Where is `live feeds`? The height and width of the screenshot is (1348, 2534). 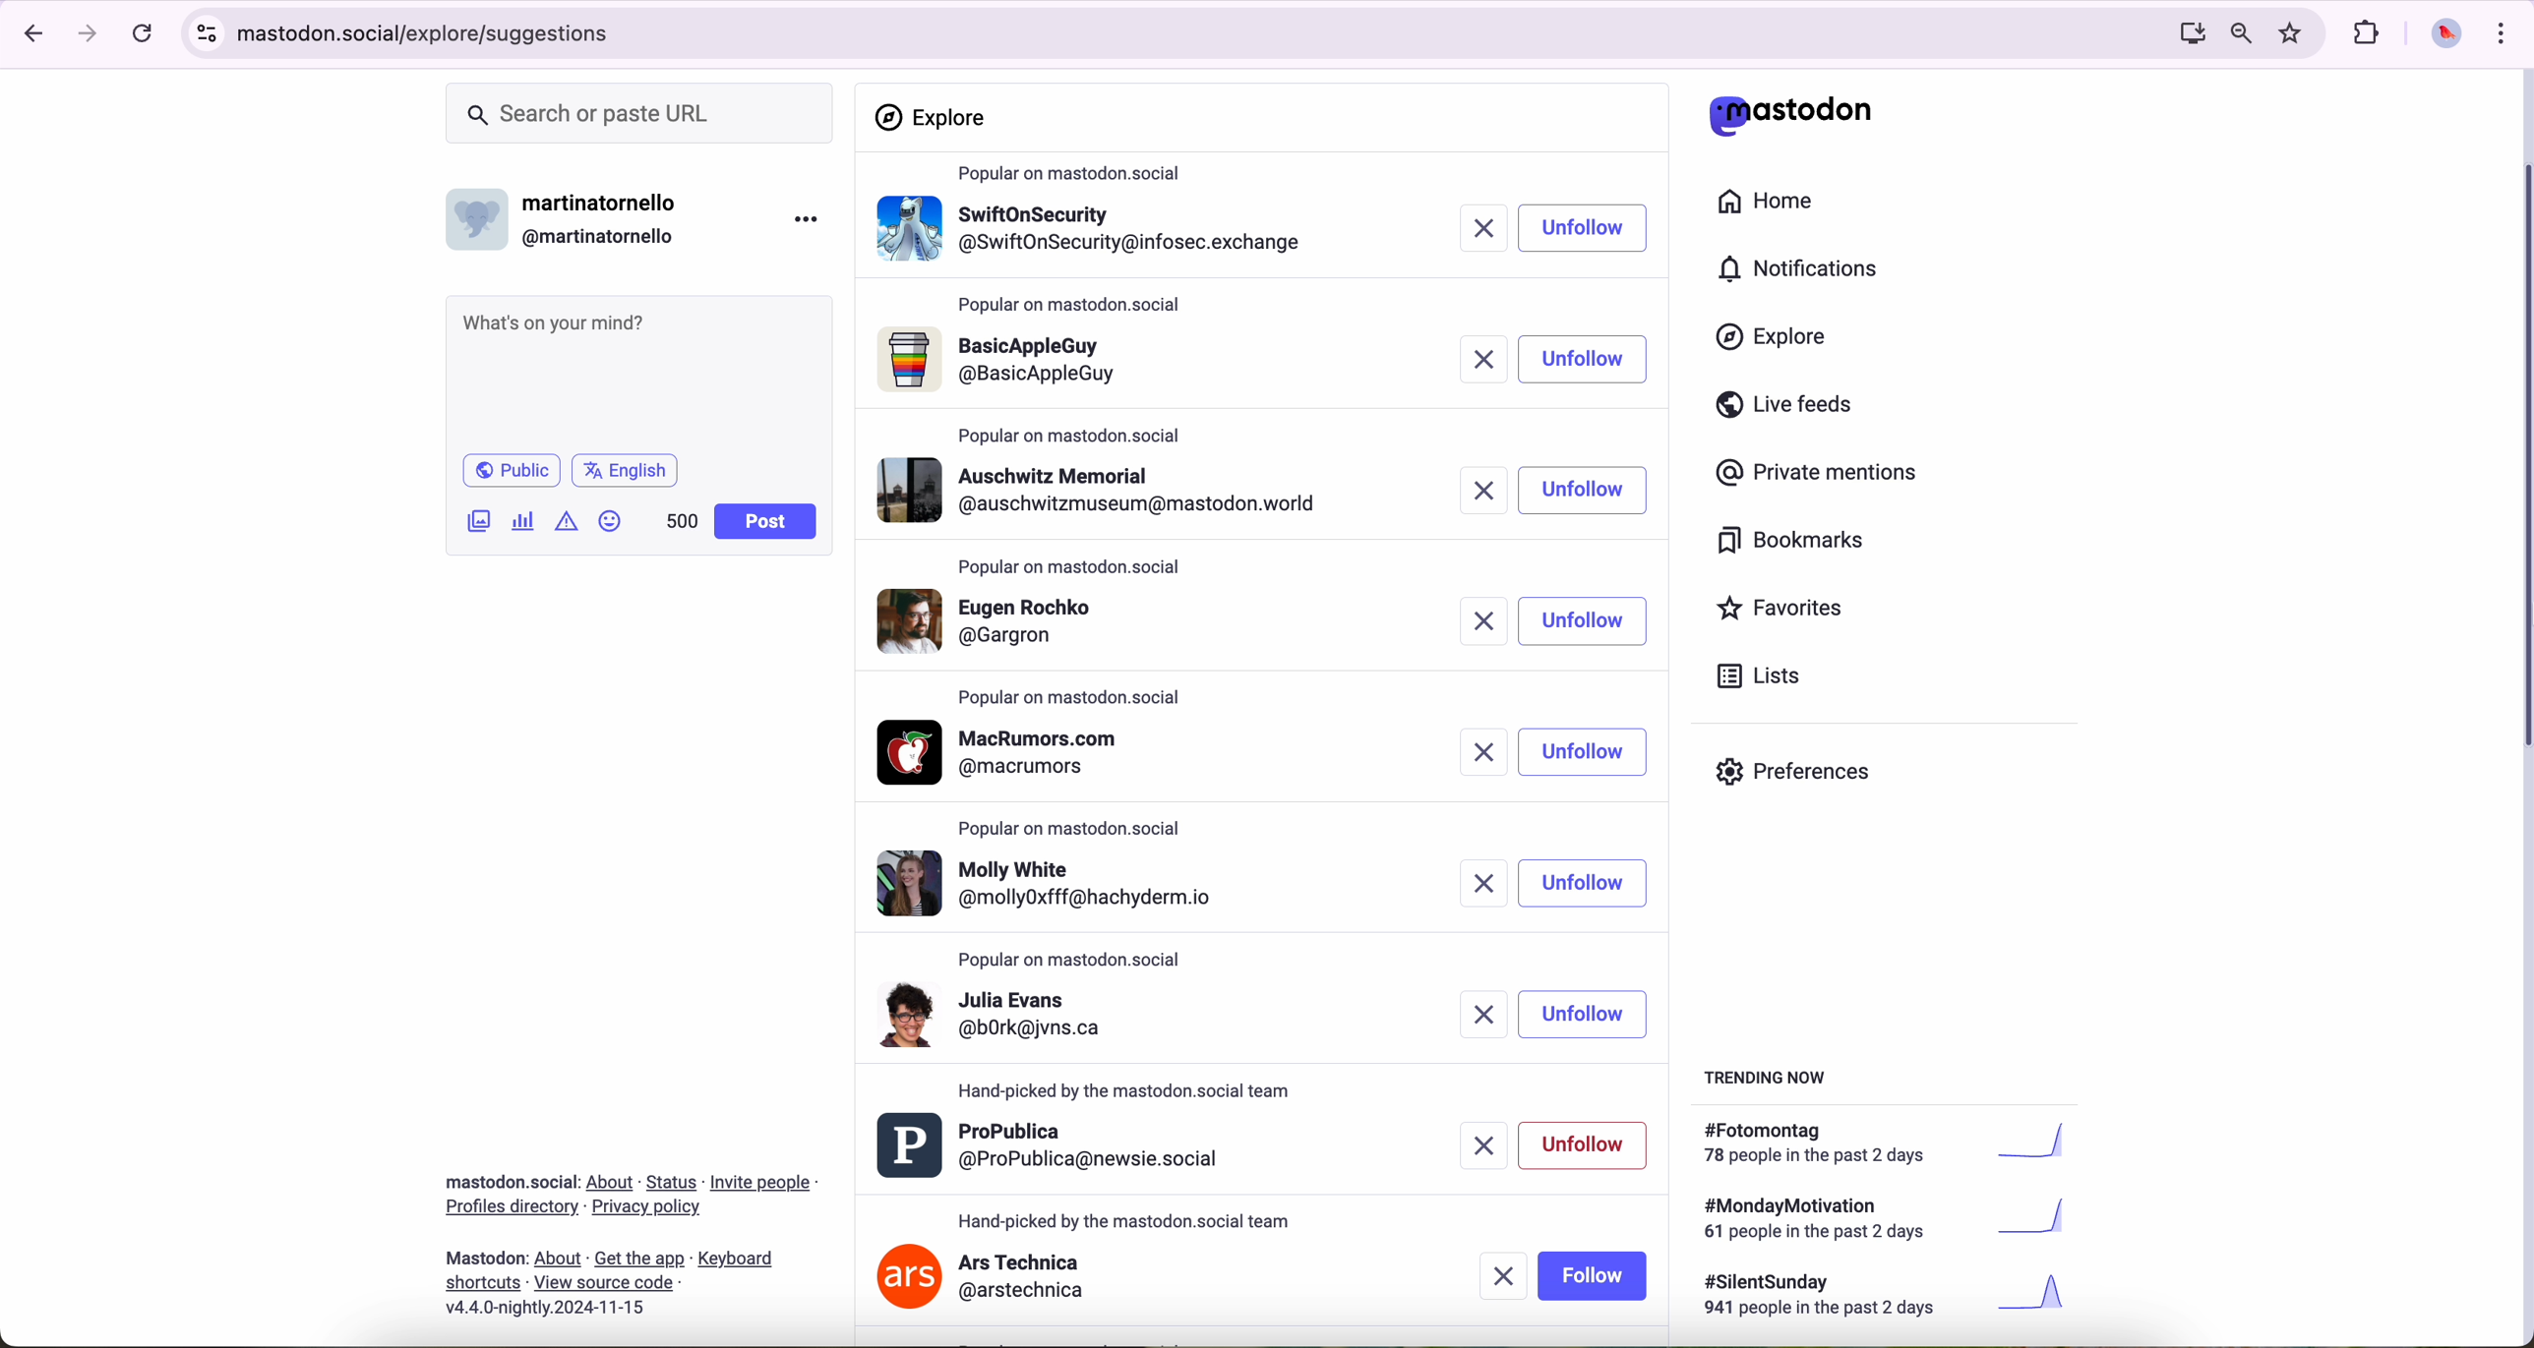
live feeds is located at coordinates (1791, 409).